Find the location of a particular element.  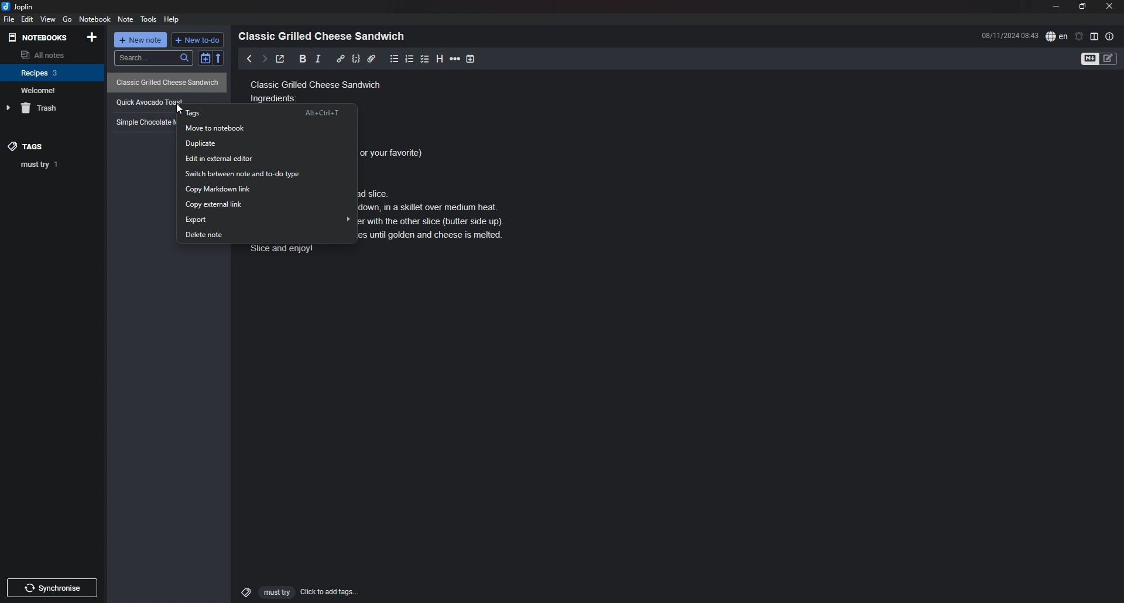

Help is located at coordinates (173, 19).